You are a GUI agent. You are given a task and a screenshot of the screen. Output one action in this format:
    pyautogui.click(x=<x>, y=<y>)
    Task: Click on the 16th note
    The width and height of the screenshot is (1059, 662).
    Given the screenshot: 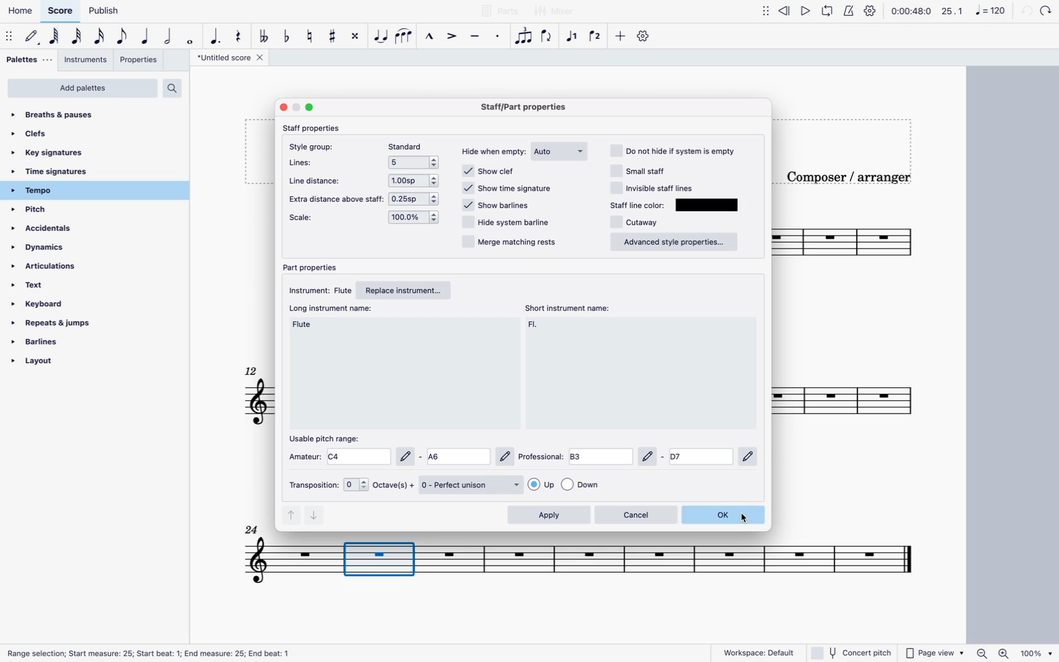 What is the action you would take?
    pyautogui.click(x=100, y=37)
    